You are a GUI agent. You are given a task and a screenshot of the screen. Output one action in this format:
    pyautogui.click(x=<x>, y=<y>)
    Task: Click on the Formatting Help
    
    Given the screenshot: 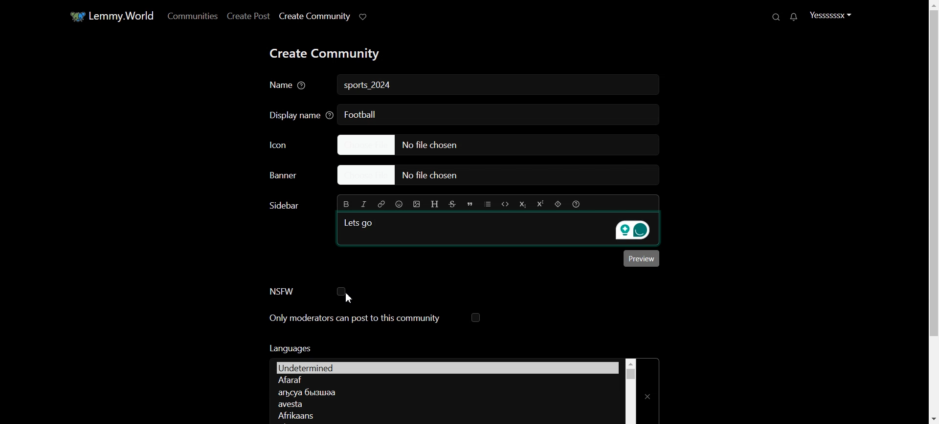 What is the action you would take?
    pyautogui.click(x=576, y=204)
    